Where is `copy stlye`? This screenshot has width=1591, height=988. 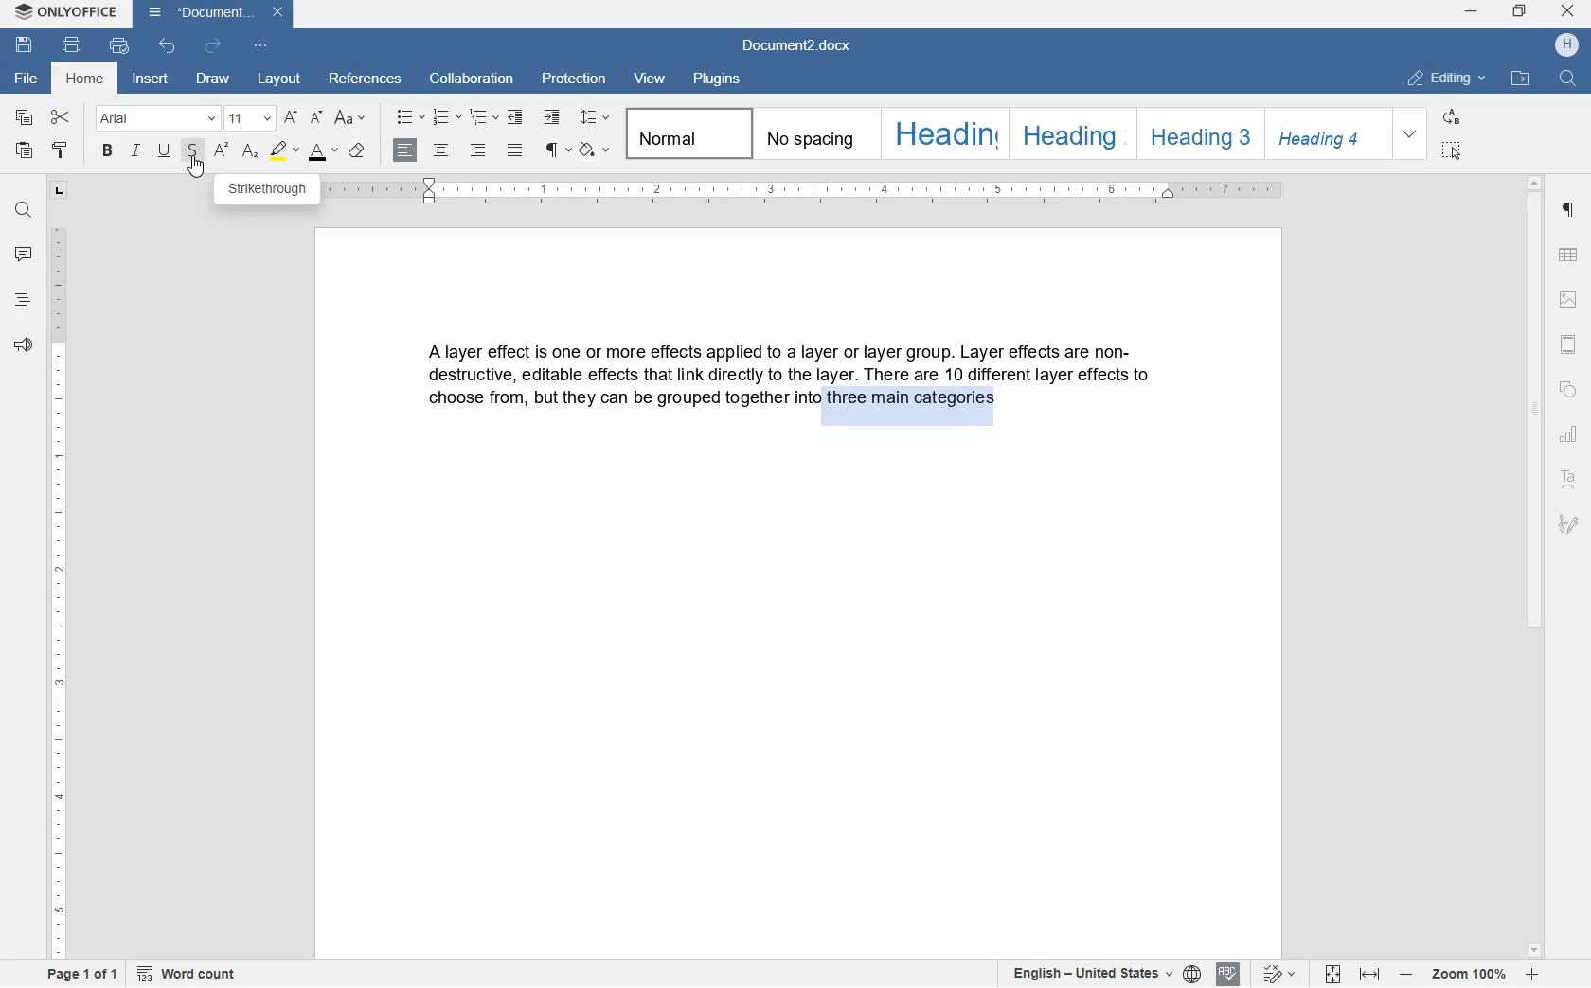 copy stlye is located at coordinates (59, 151).